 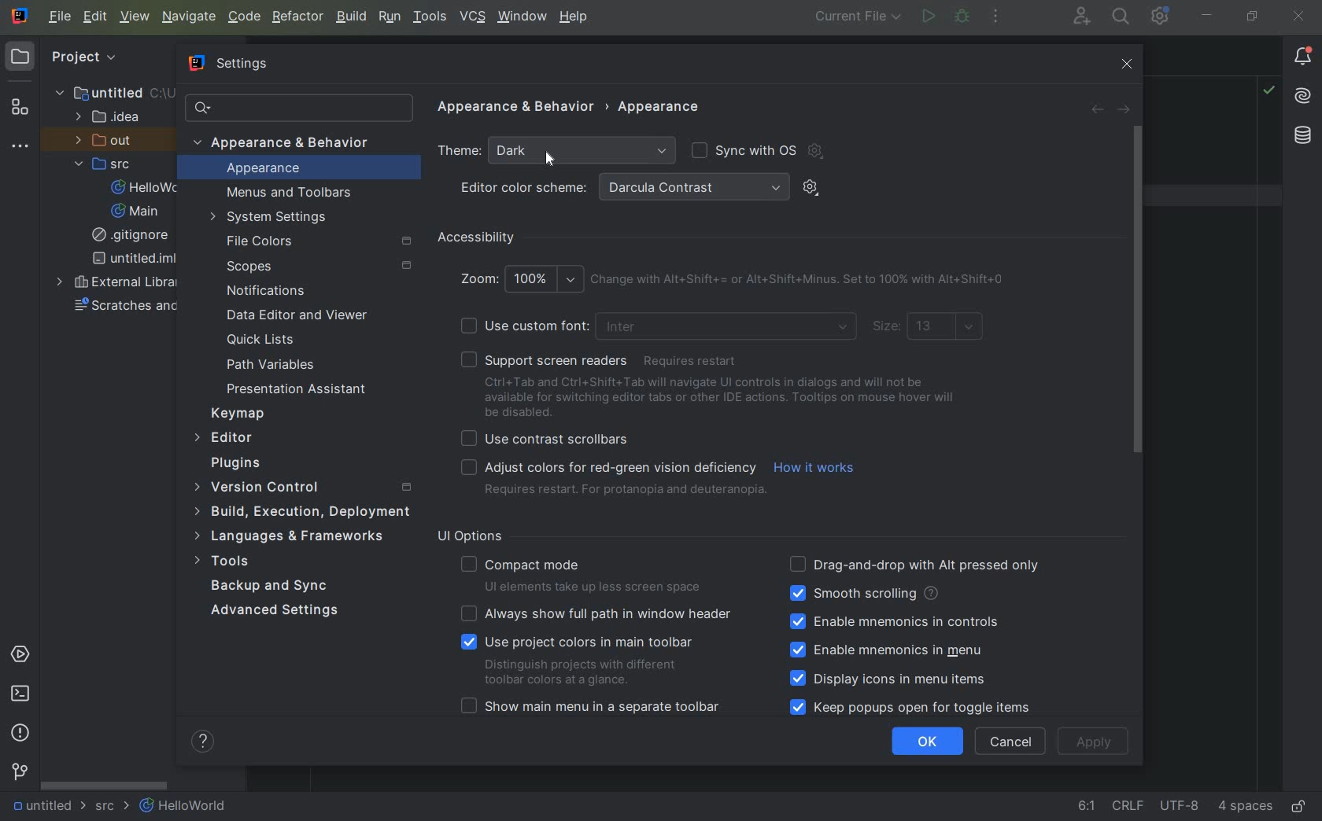 I want to click on BACKUP AND SYNC, so click(x=271, y=587).